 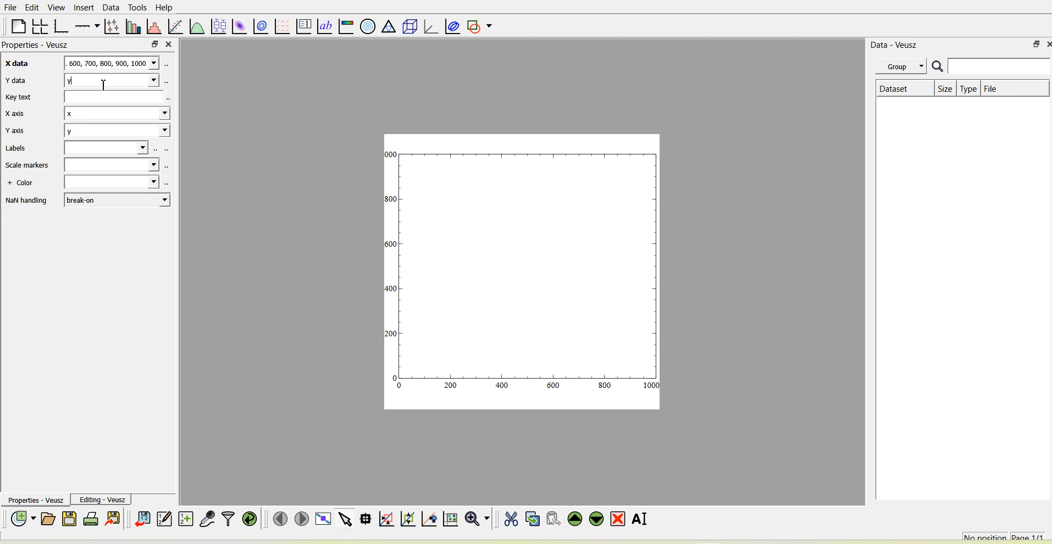 I want to click on Save the document, so click(x=70, y=519).